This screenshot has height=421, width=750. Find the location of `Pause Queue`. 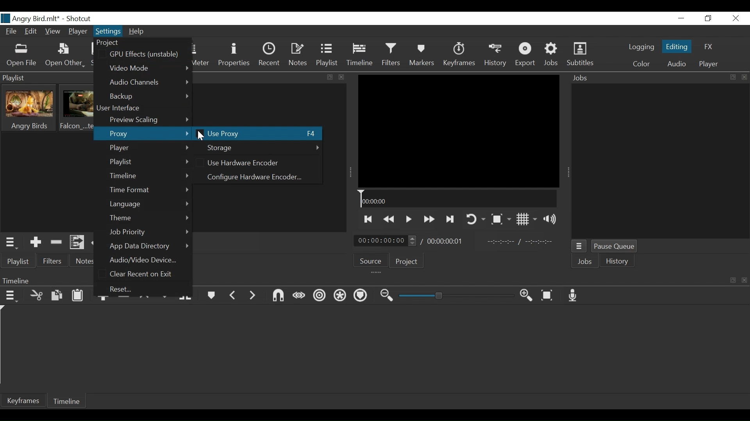

Pause Queue is located at coordinates (615, 247).